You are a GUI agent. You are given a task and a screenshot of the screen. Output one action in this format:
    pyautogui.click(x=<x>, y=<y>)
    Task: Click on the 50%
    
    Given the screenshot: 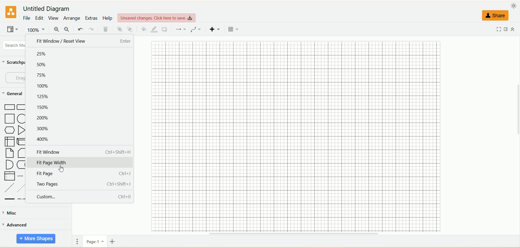 What is the action you would take?
    pyautogui.click(x=43, y=65)
    